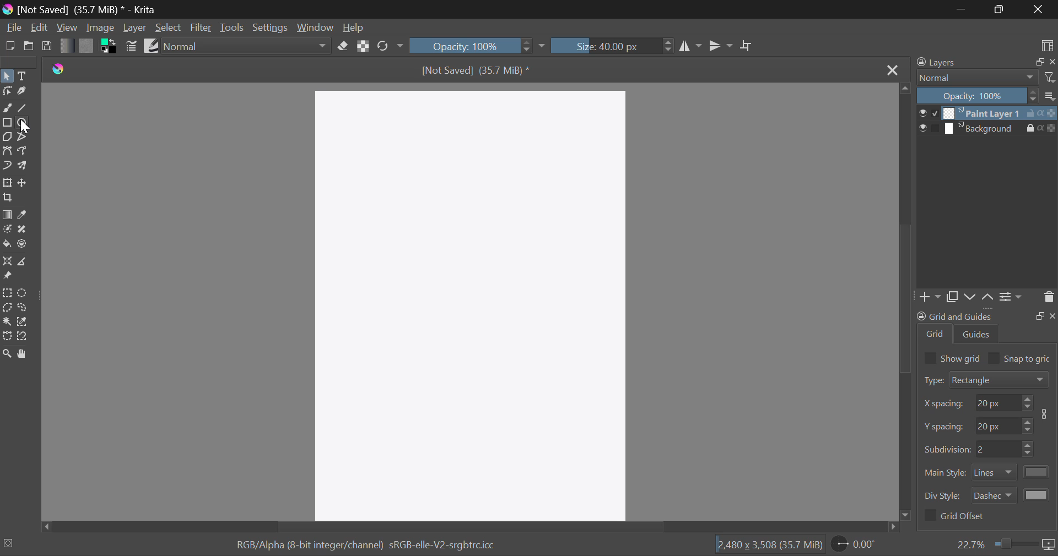  I want to click on View, so click(67, 29).